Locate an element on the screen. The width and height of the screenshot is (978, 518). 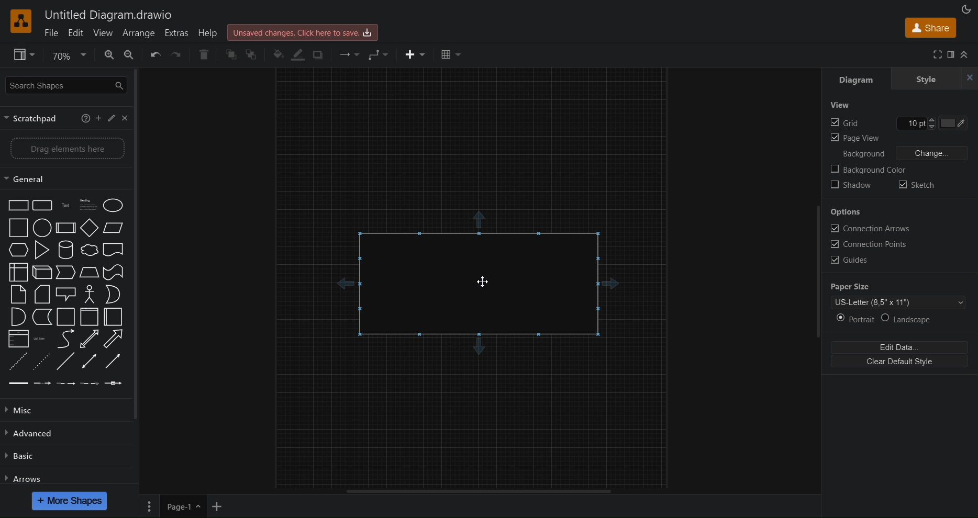
Zoom is located at coordinates (66, 54).